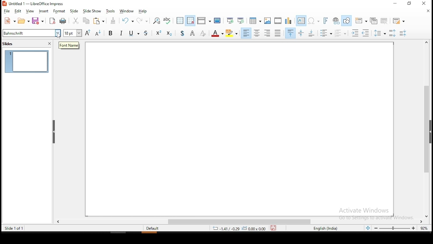 Image resolution: width=433 pixels, height=244 pixels. I want to click on justified, so click(277, 33).